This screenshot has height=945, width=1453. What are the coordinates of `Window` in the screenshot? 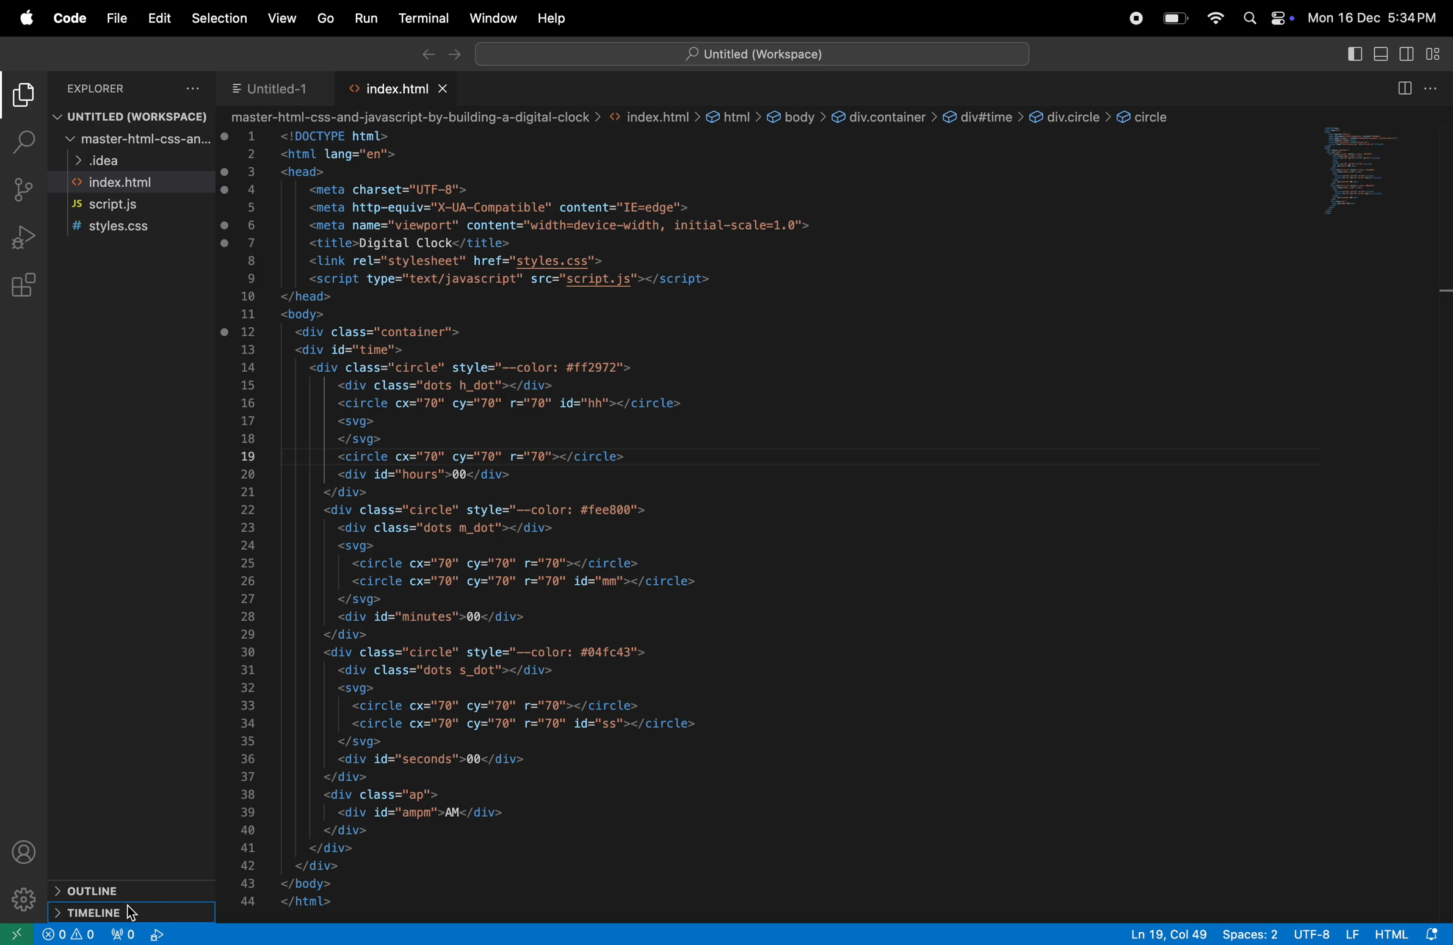 It's located at (495, 17).